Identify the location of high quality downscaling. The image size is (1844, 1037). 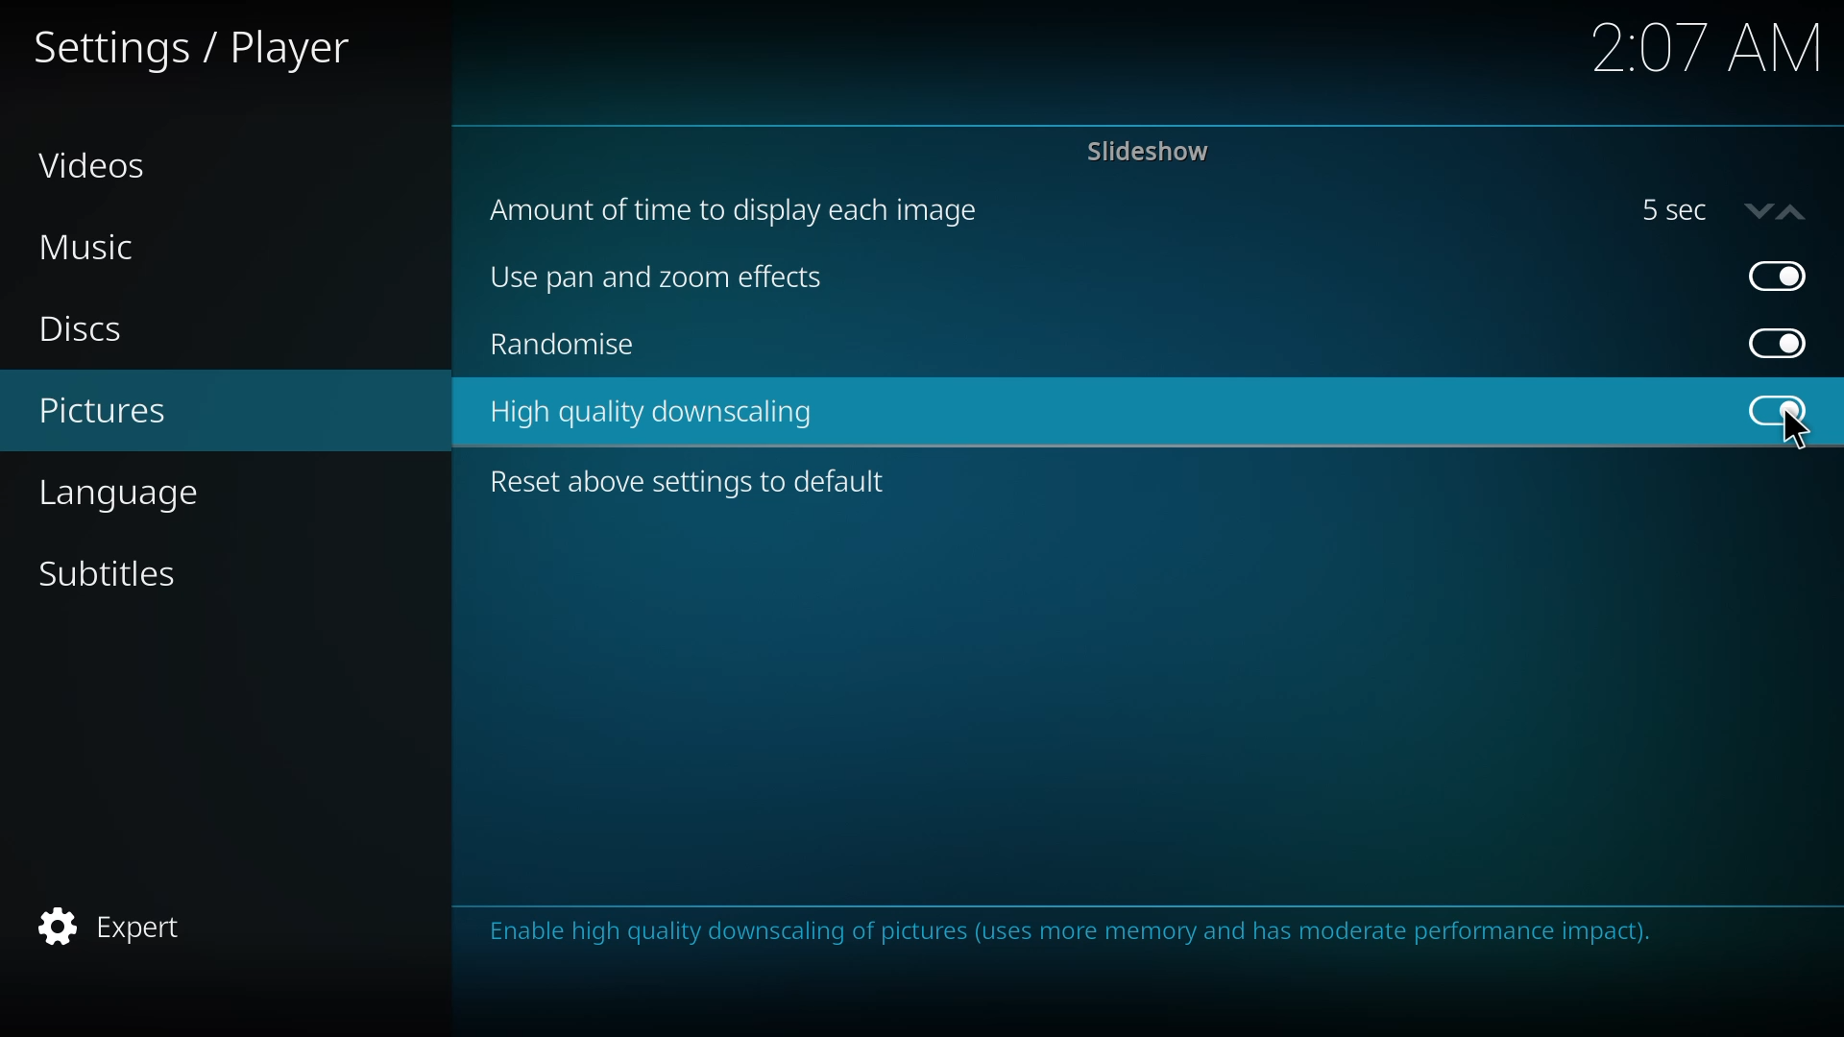
(658, 416).